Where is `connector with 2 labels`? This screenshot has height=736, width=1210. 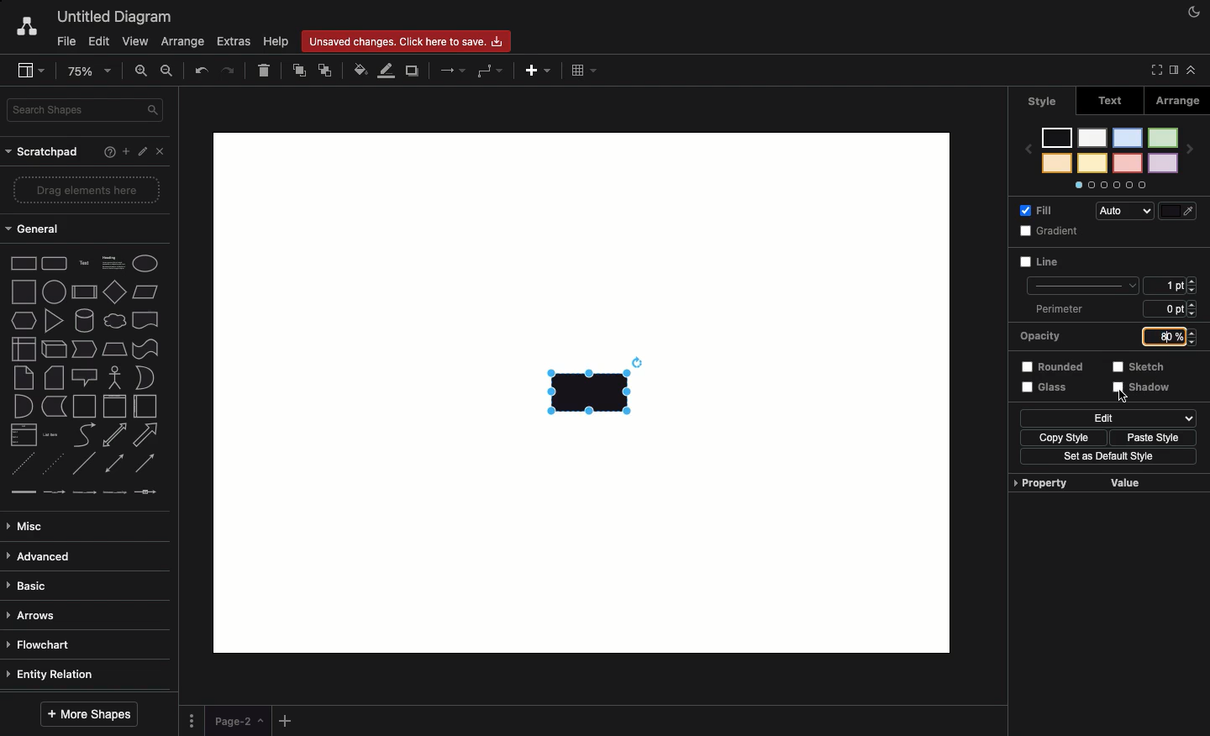
connector with 2 labels is located at coordinates (84, 493).